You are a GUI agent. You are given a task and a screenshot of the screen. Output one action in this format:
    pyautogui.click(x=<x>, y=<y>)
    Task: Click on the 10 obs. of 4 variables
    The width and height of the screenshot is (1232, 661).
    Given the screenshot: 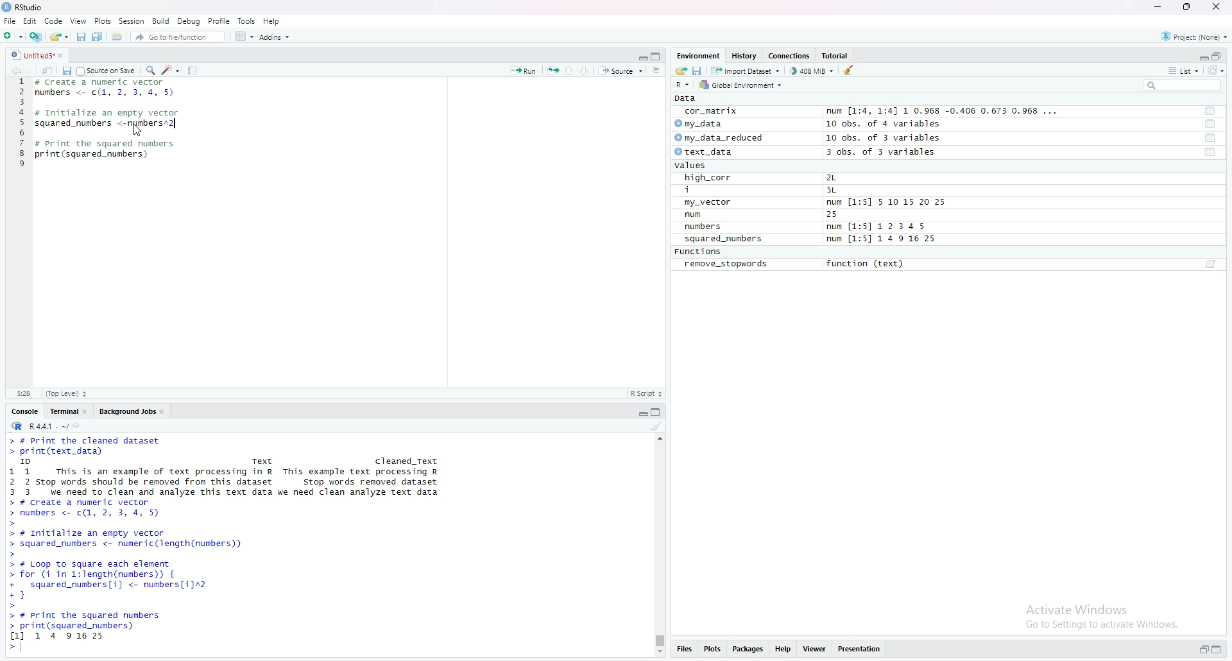 What is the action you would take?
    pyautogui.click(x=883, y=124)
    